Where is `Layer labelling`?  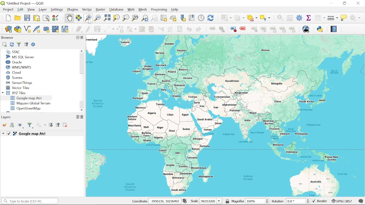
Layer labelling is located at coordinates (211, 29).